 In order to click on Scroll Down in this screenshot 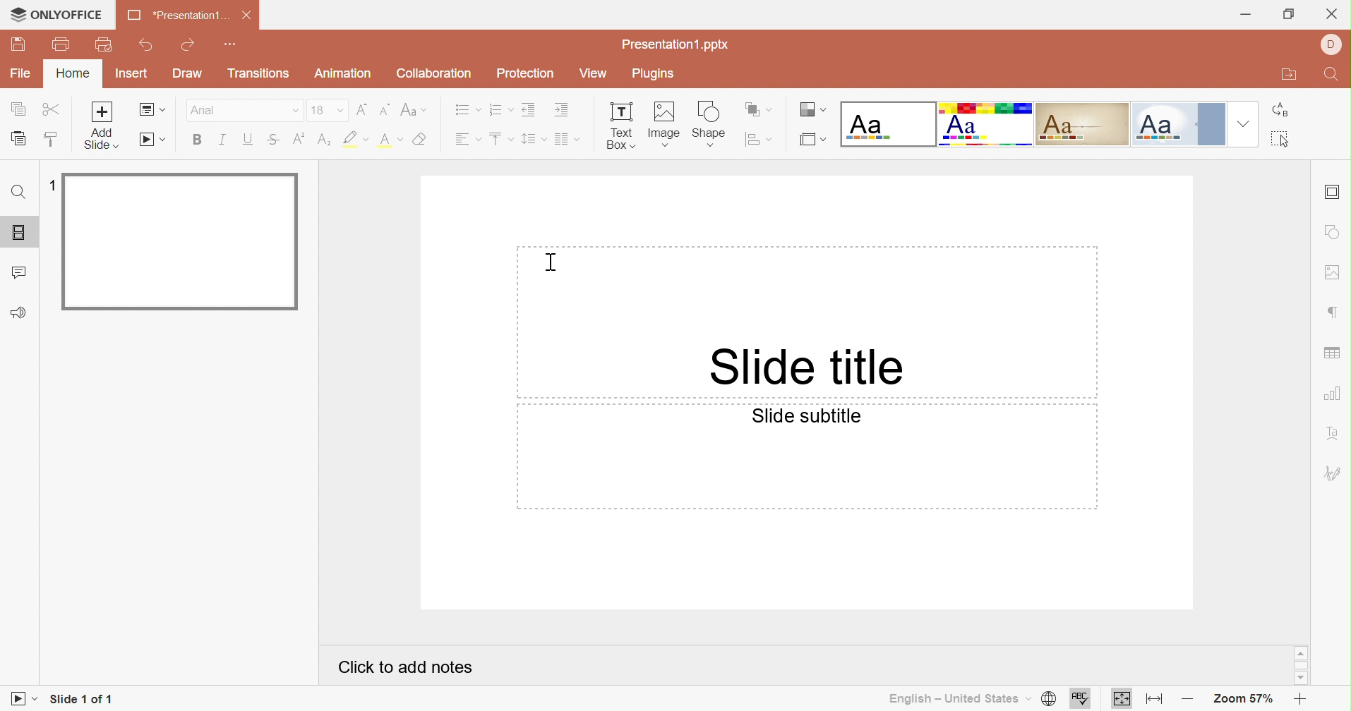, I will do `click(1304, 679)`.